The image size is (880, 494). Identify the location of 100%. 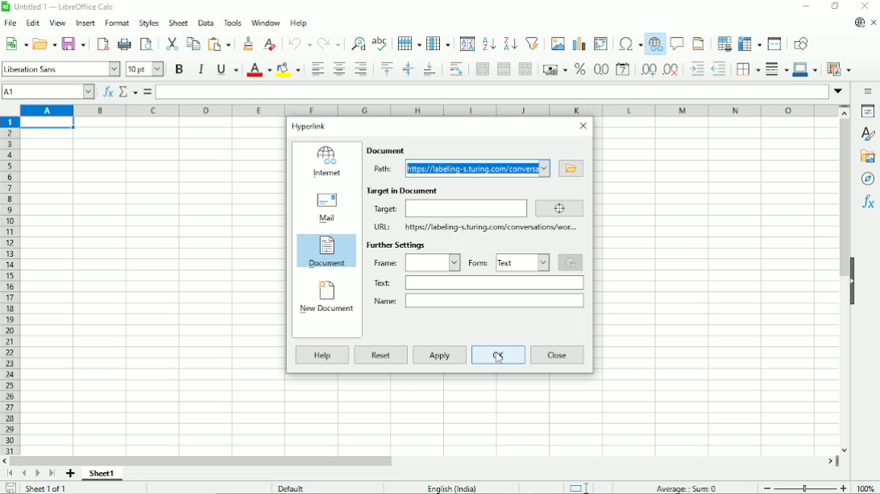
(869, 488).